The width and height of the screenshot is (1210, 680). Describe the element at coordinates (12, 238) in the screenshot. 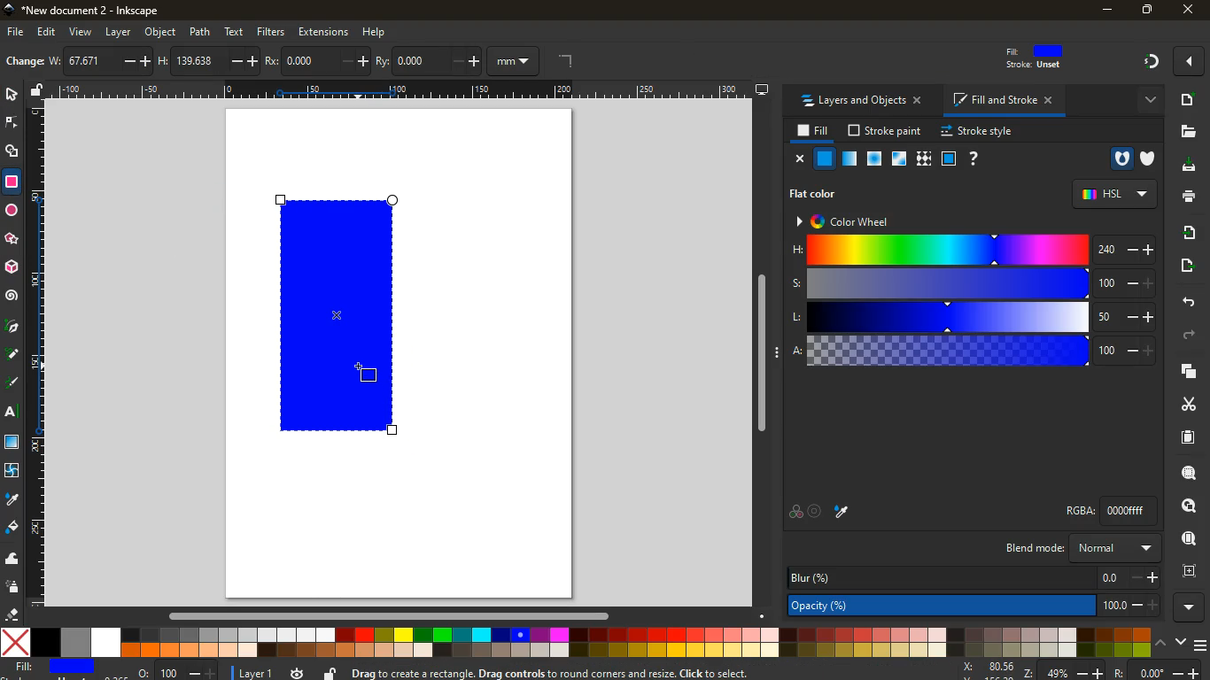

I see `` at that location.